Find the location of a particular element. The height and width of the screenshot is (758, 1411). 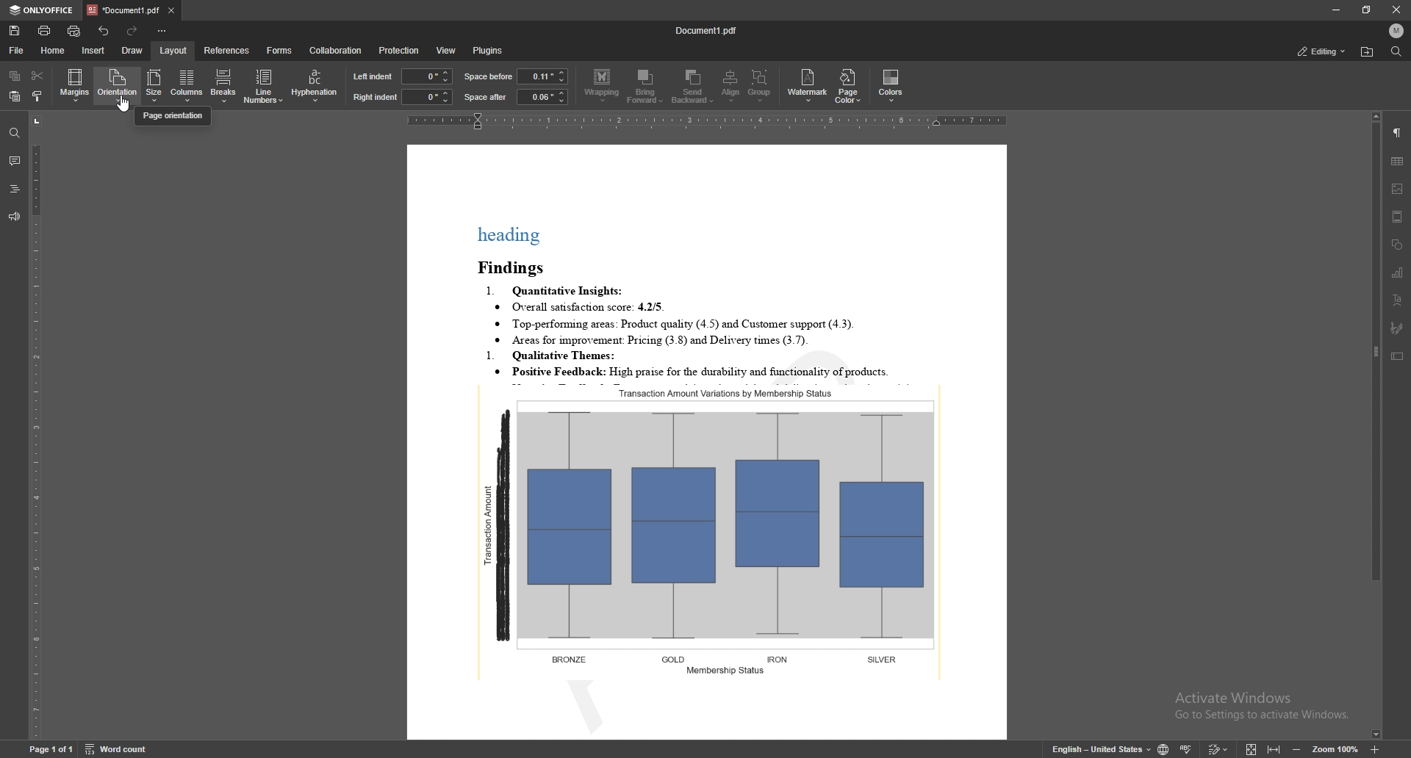

layout is located at coordinates (174, 50).